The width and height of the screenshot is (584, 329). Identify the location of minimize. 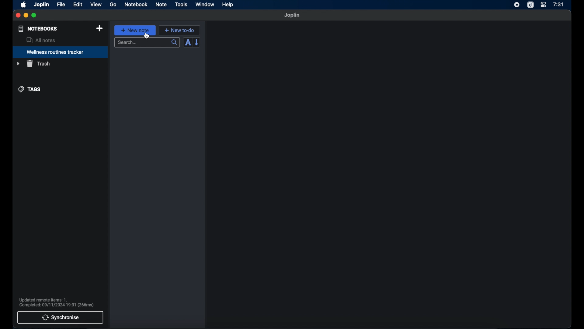
(26, 16).